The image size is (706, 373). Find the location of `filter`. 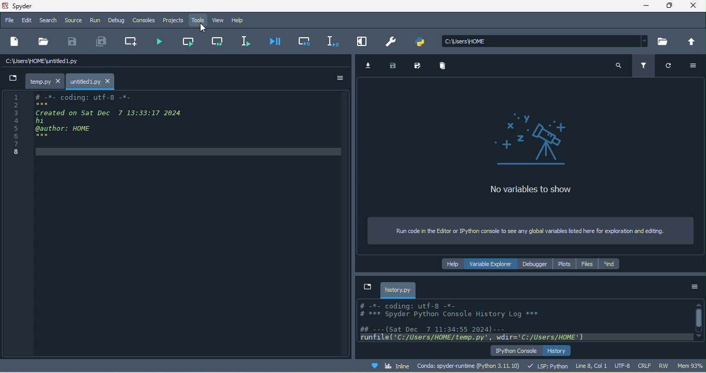

filter is located at coordinates (645, 66).